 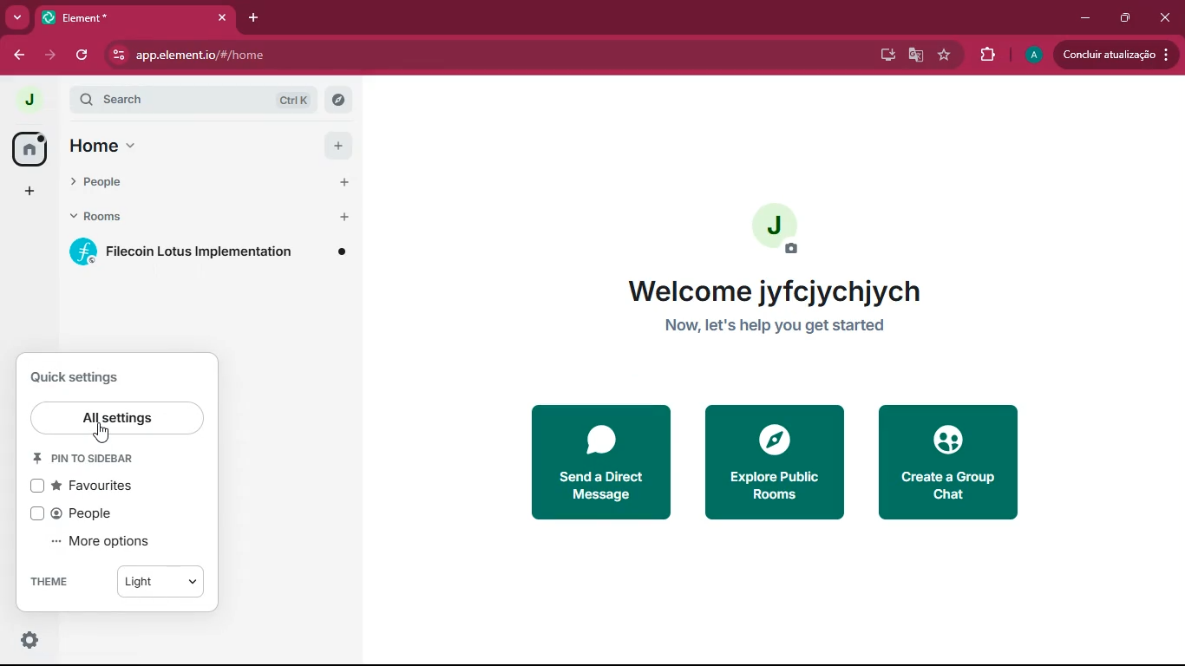 I want to click on filecoin lotus implementation , so click(x=212, y=253).